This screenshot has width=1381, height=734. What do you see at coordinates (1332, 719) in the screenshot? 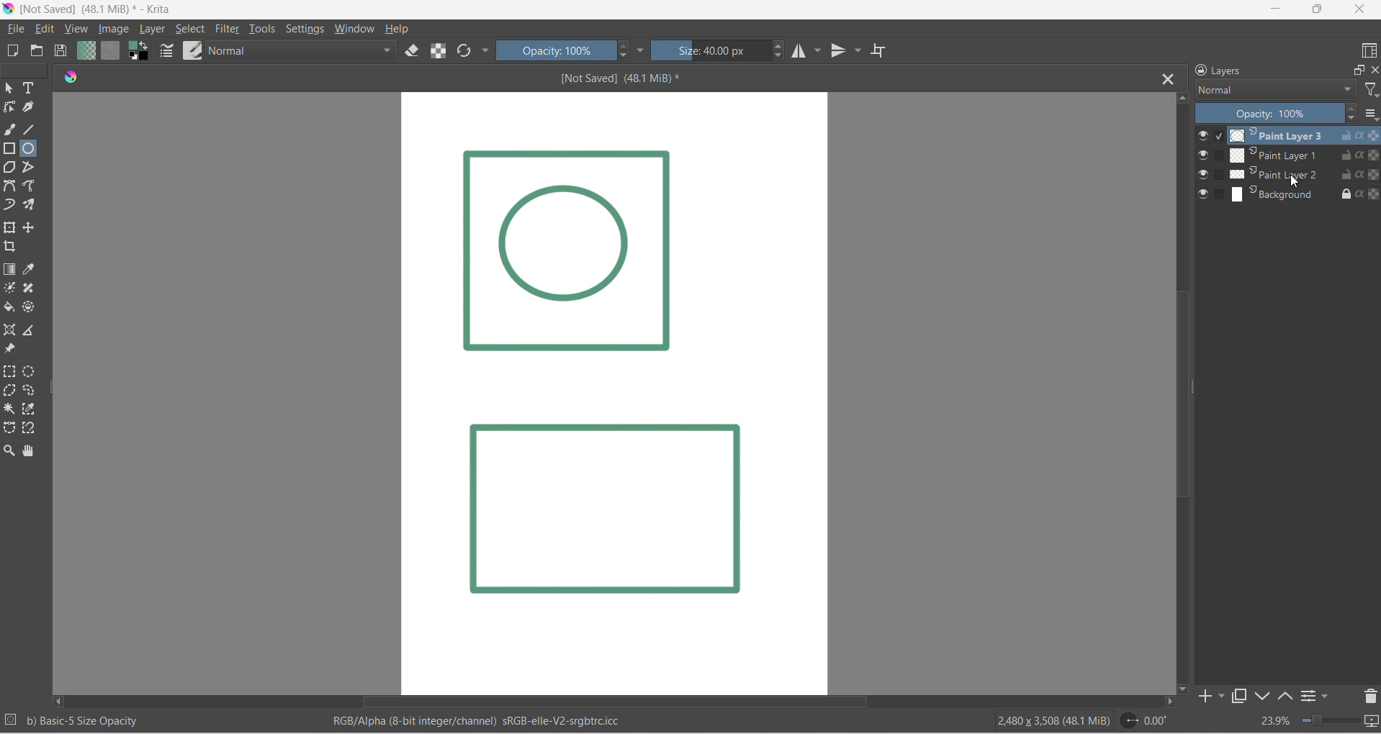
I see `zoom` at bounding box center [1332, 719].